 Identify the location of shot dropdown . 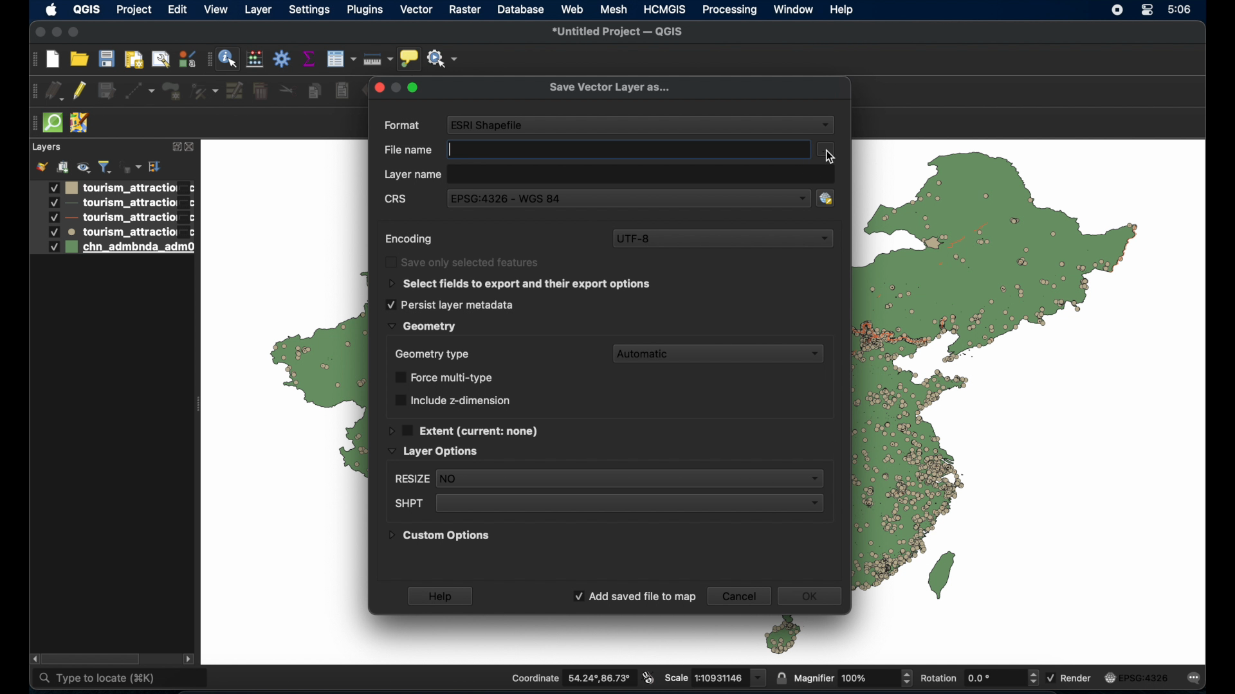
(607, 504).